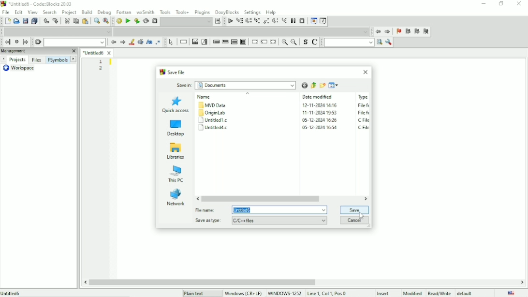 The image size is (528, 297). I want to click on Next bookmark, so click(417, 32).